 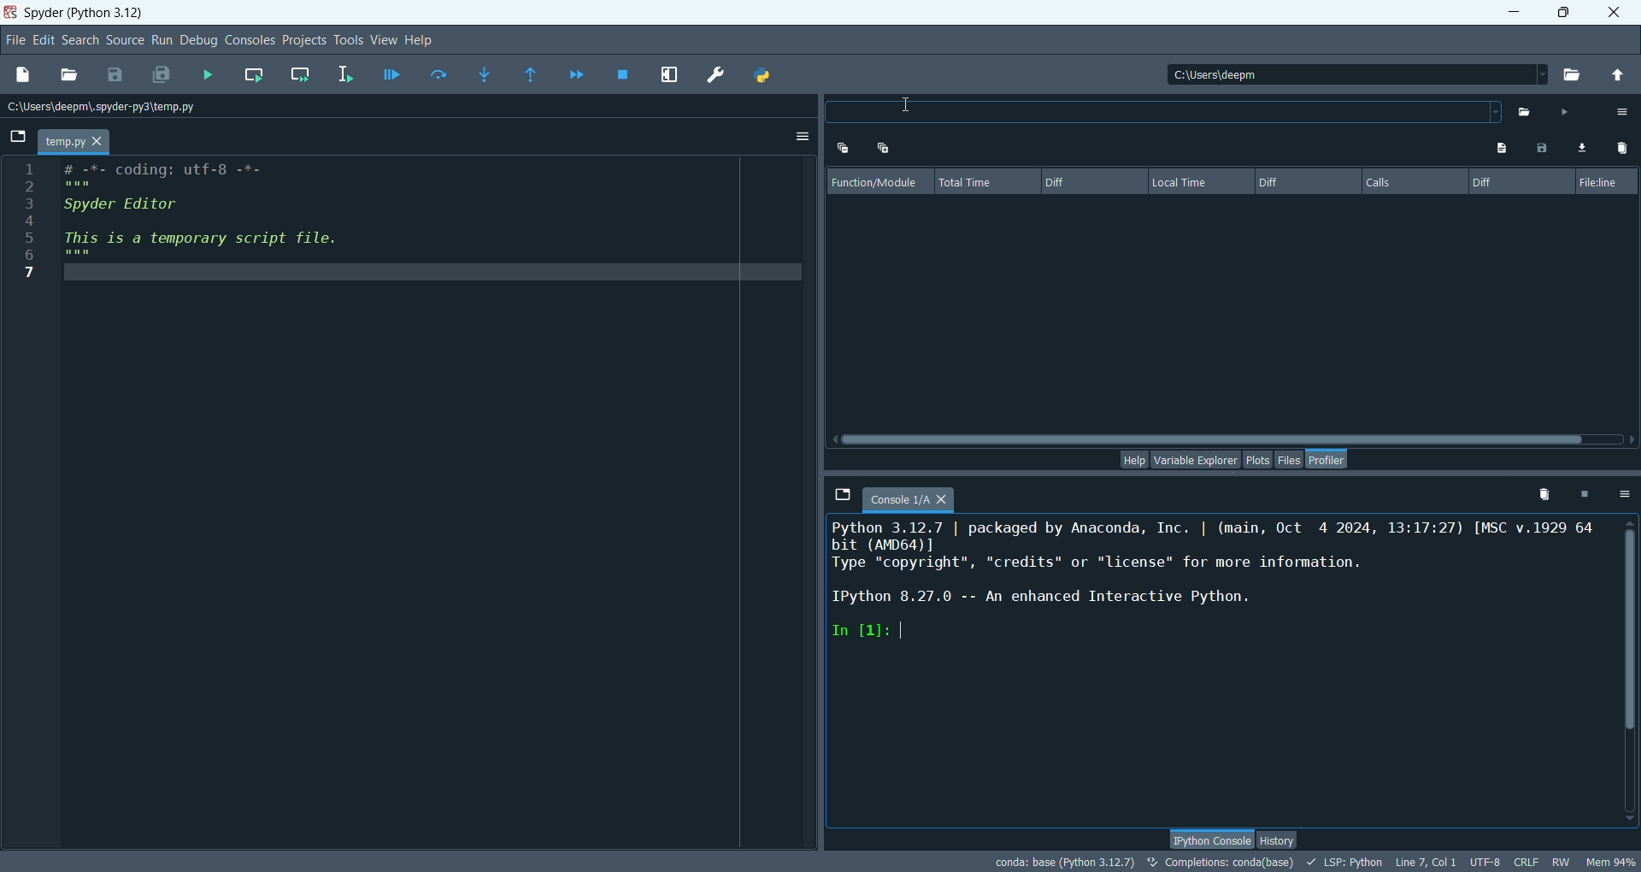 What do you see at coordinates (1222, 863) in the screenshot?
I see `completion:conda` at bounding box center [1222, 863].